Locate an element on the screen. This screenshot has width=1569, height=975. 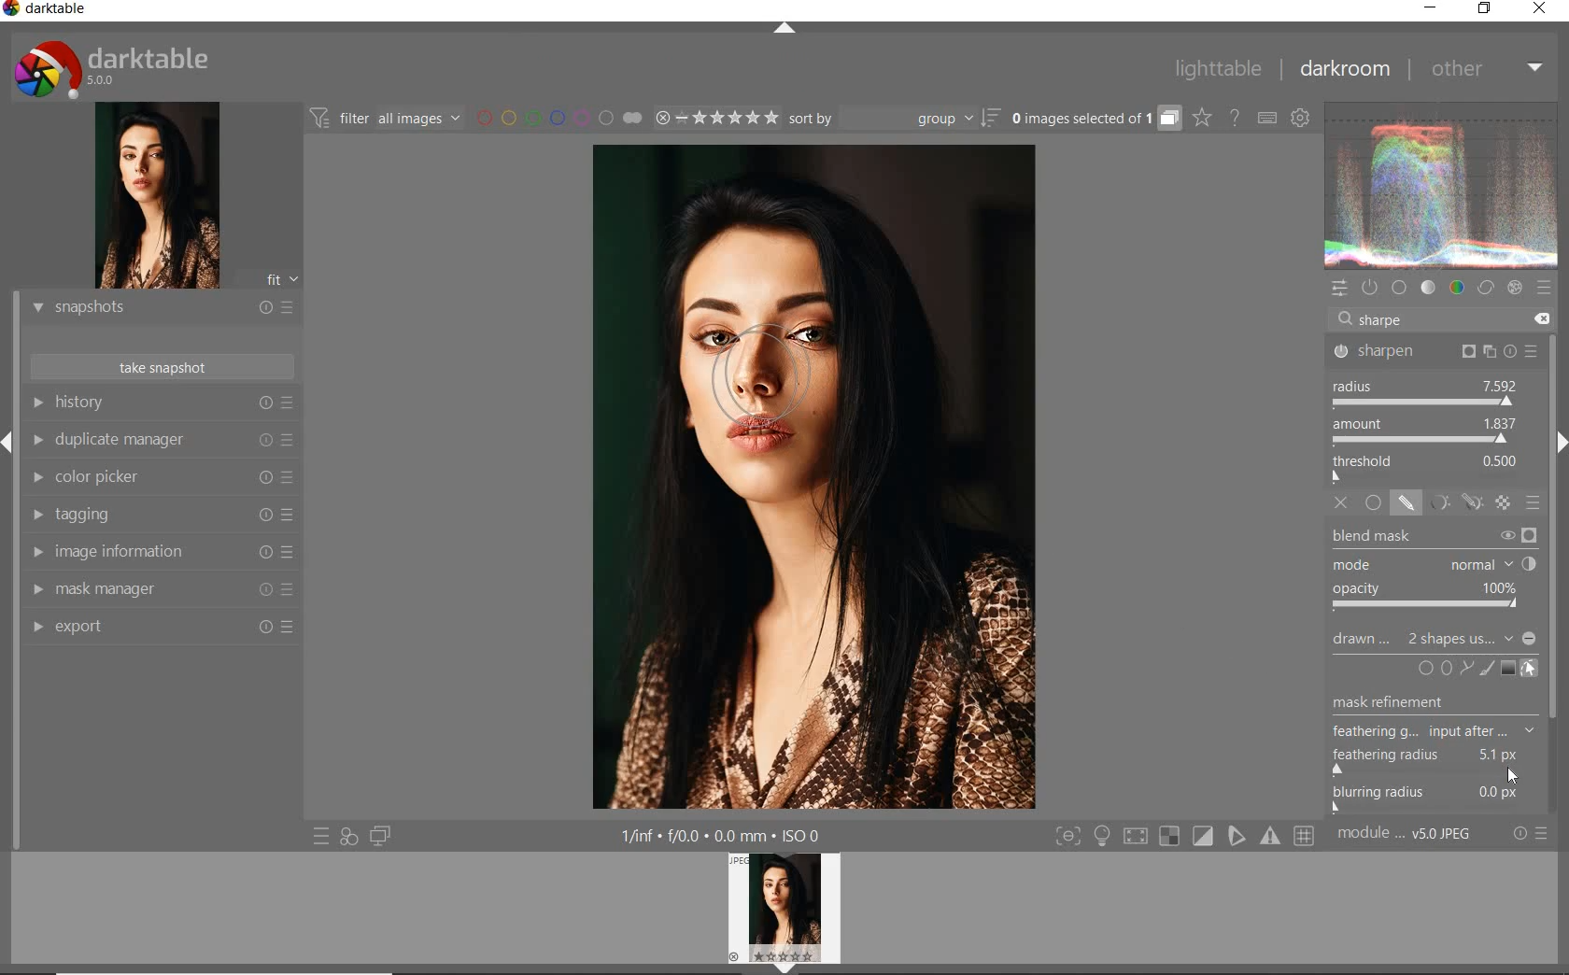
sign is located at coordinates (1238, 837).